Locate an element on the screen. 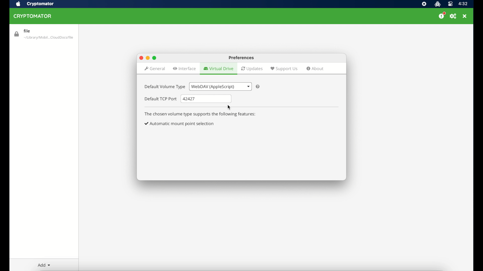 Image resolution: width=483 pixels, height=271 pixels. question mark icon is located at coordinates (258, 87).